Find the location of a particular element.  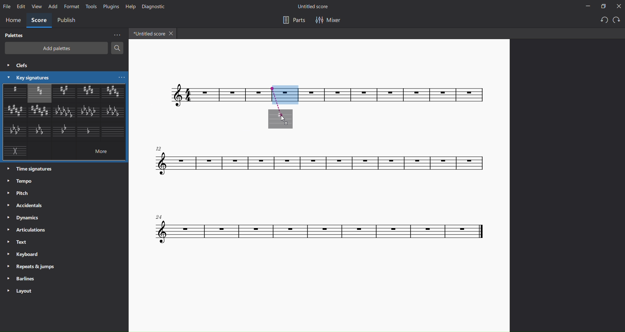

view is located at coordinates (36, 6).